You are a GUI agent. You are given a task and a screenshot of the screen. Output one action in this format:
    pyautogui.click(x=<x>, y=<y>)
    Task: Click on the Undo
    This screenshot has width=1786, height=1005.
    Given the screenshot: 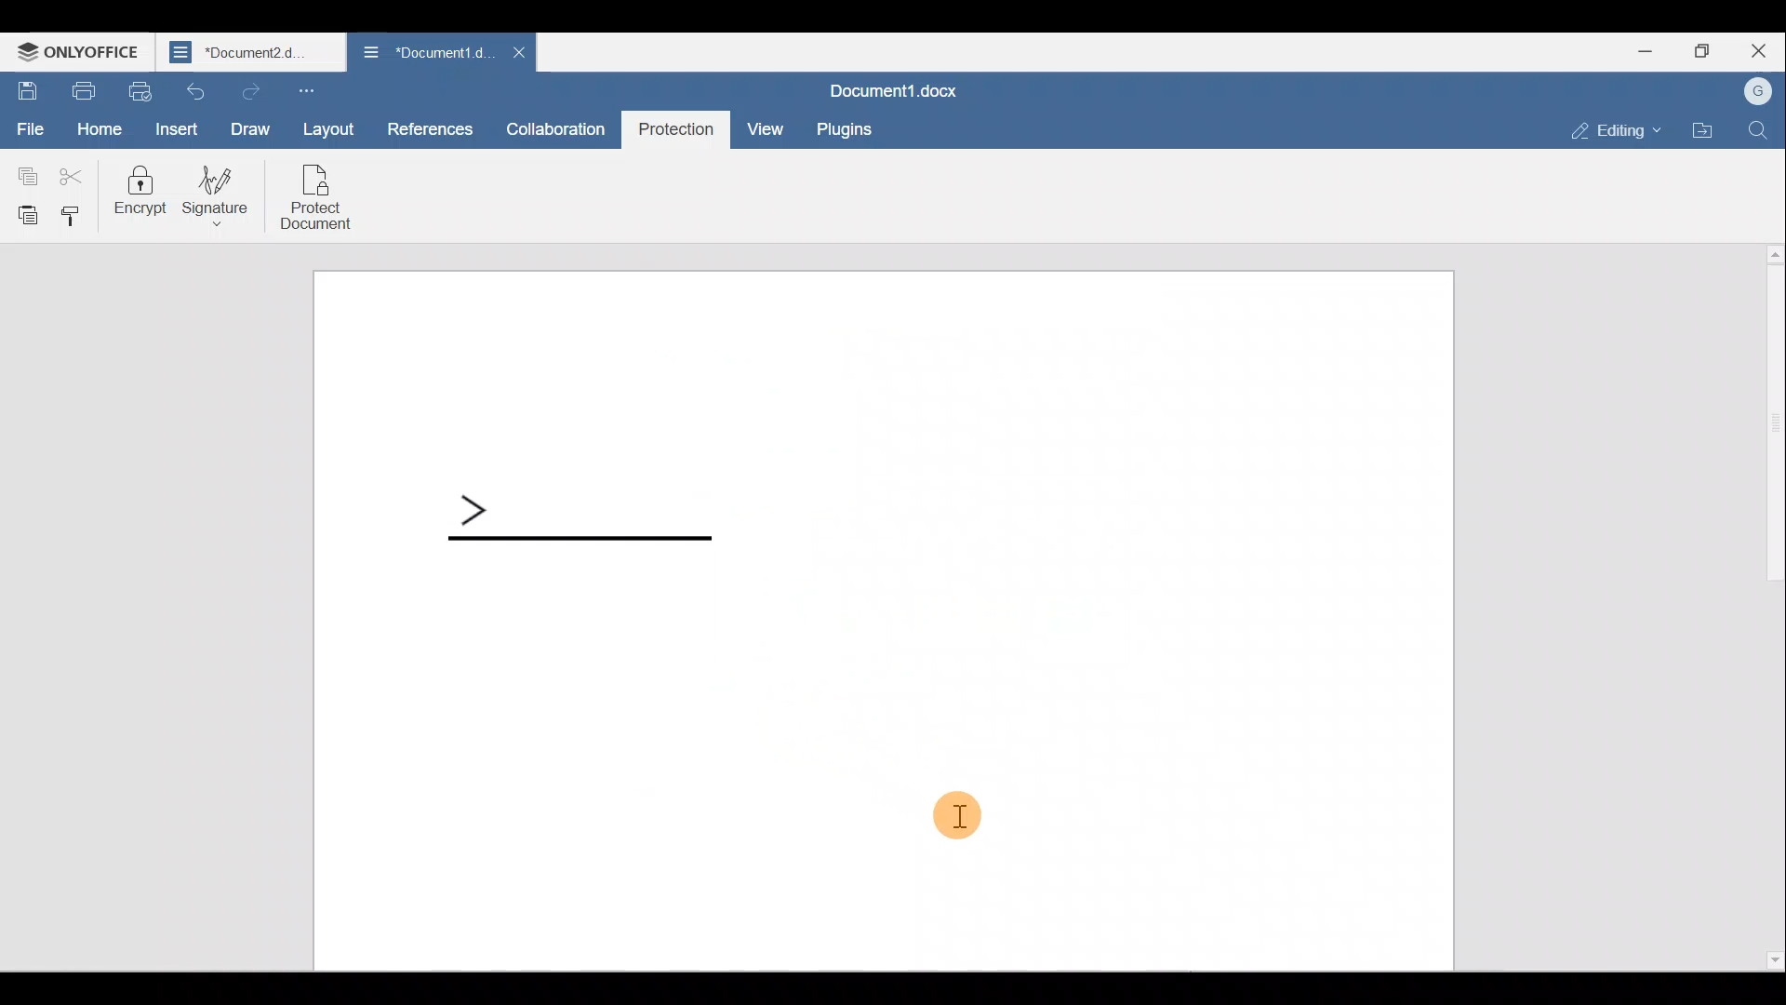 What is the action you would take?
    pyautogui.click(x=193, y=90)
    